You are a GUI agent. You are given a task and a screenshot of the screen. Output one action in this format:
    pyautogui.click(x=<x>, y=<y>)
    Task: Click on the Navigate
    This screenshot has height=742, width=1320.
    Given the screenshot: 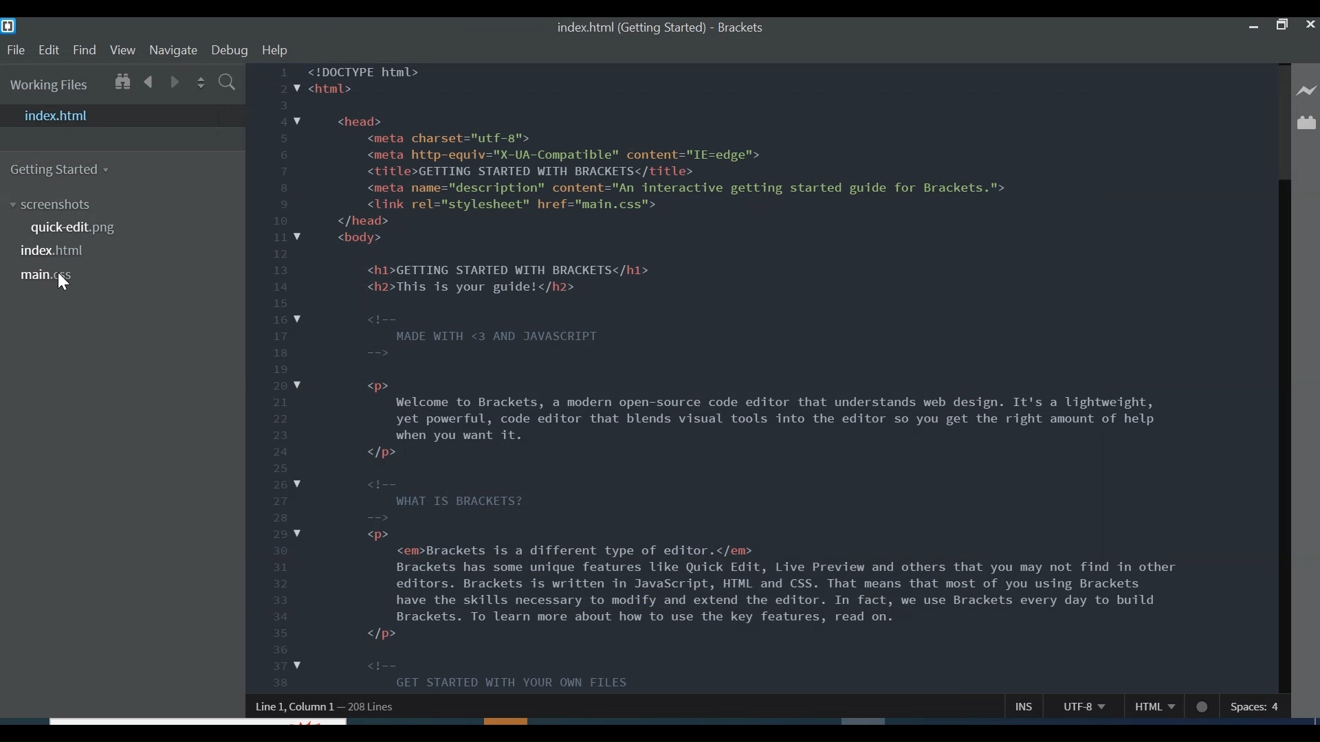 What is the action you would take?
    pyautogui.click(x=172, y=52)
    